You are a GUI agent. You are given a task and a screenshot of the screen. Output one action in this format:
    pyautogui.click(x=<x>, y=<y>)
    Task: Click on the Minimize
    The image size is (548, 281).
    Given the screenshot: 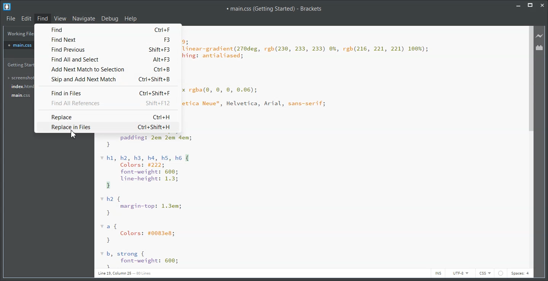 What is the action you would take?
    pyautogui.click(x=518, y=5)
    